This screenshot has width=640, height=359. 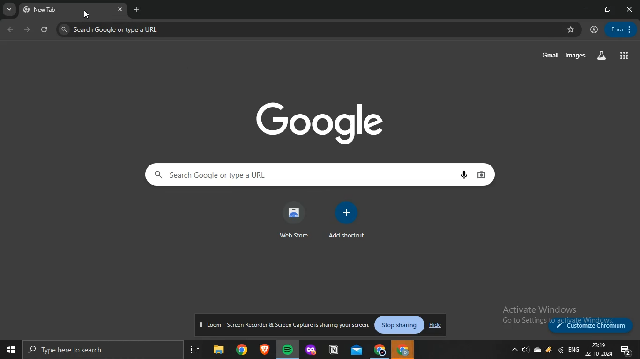 I want to click on notifications, so click(x=625, y=350).